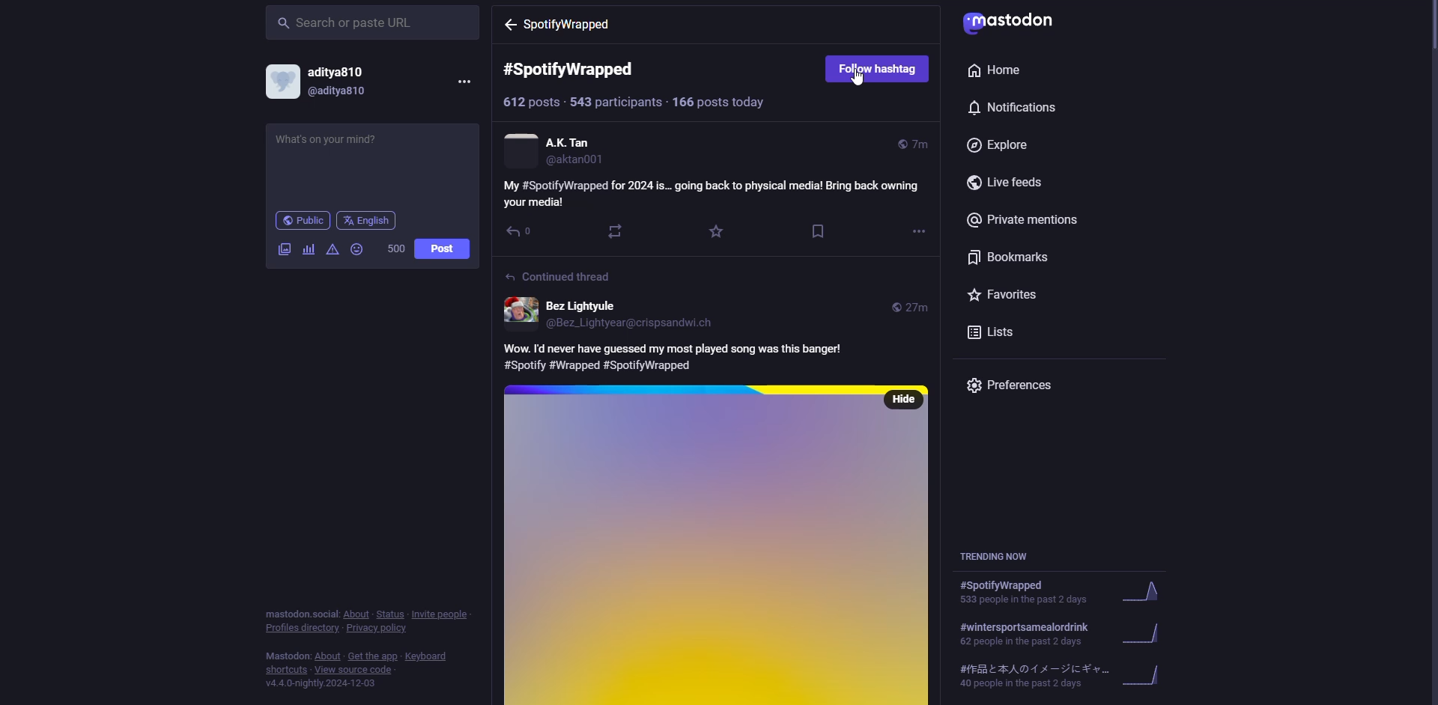 Image resolution: width=1438 pixels, height=705 pixels. Describe the element at coordinates (618, 232) in the screenshot. I see `boost` at that location.